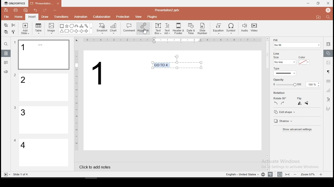 This screenshot has height=187, width=334. I want to click on Plus, so click(87, 31).